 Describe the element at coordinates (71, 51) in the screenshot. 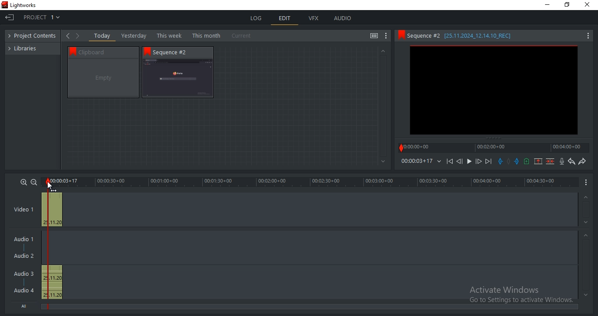

I see `Bookmark icon` at that location.